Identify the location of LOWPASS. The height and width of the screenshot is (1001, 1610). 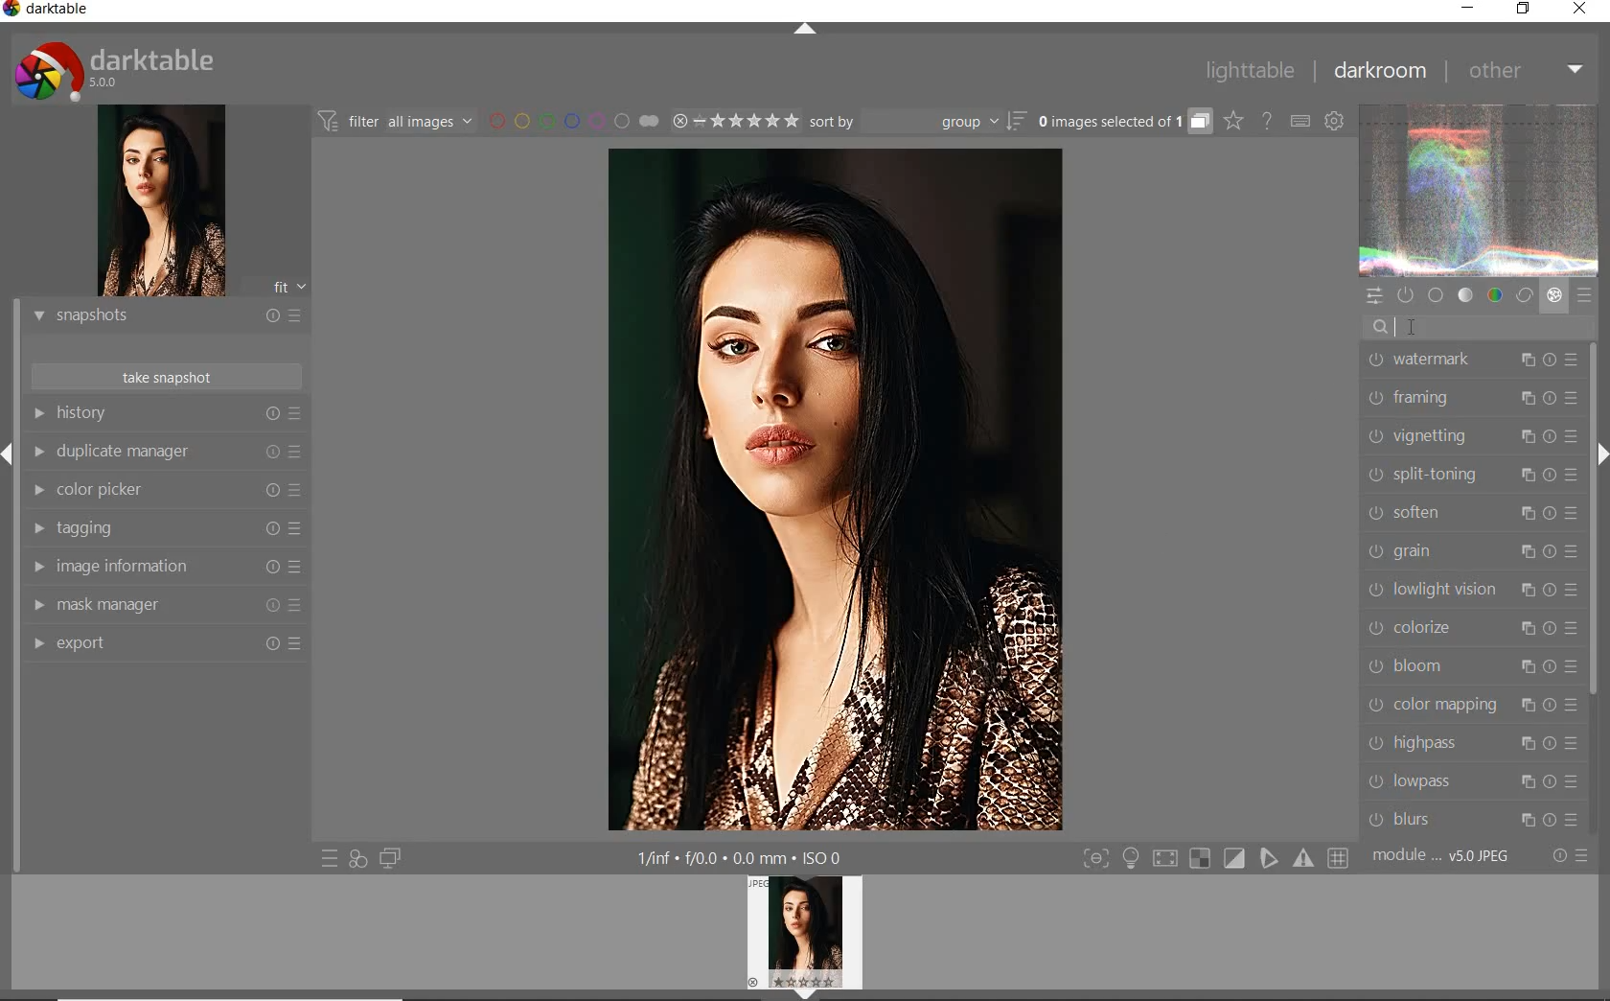
(1471, 780).